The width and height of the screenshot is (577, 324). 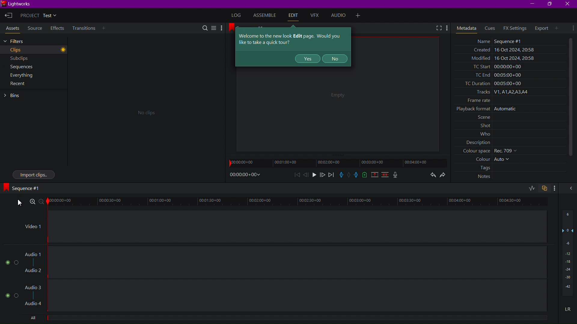 I want to click on Video 1, so click(x=33, y=227).